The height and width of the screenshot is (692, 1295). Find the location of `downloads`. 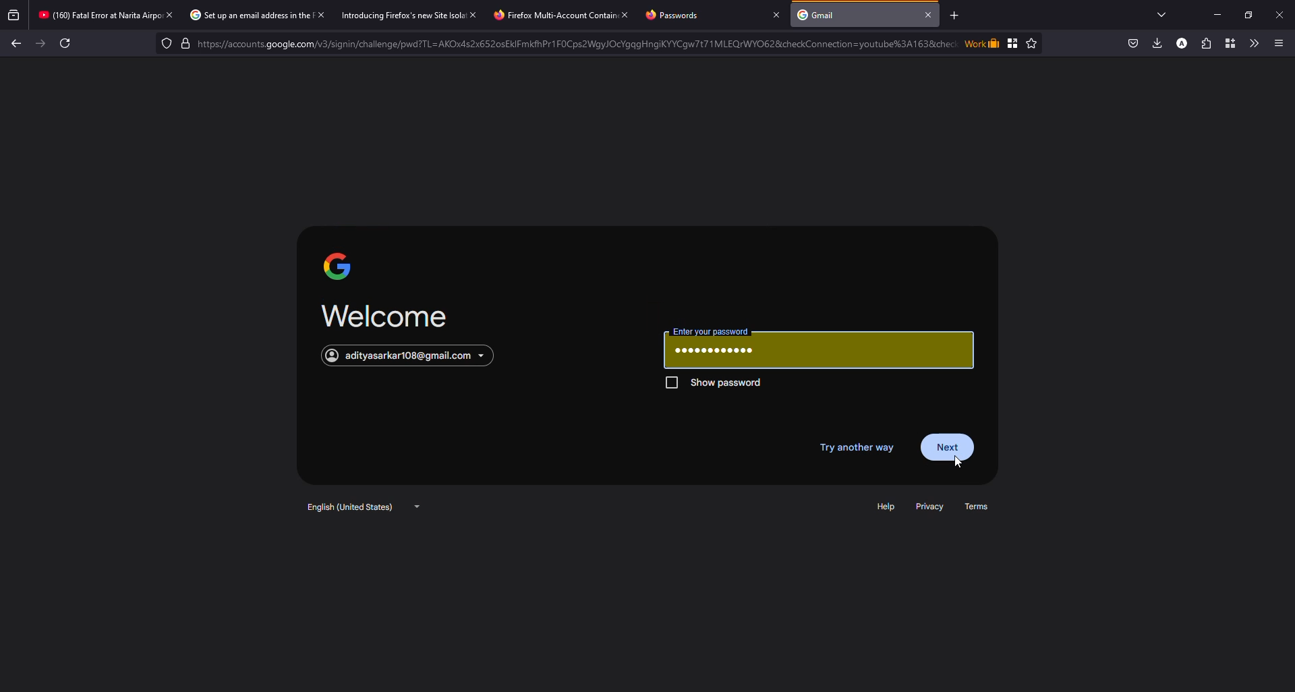

downloads is located at coordinates (1155, 43).